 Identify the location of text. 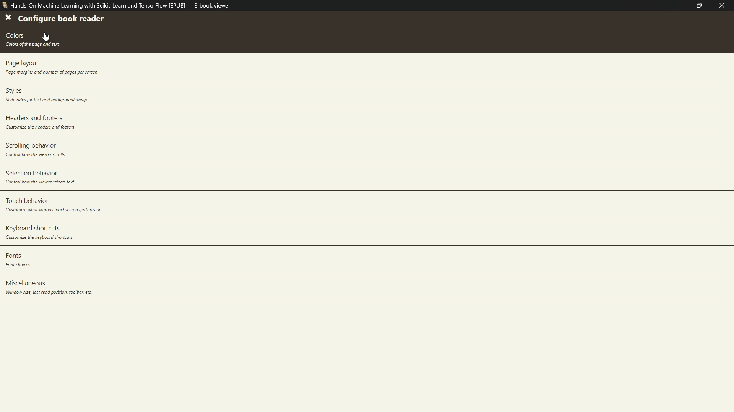
(32, 44).